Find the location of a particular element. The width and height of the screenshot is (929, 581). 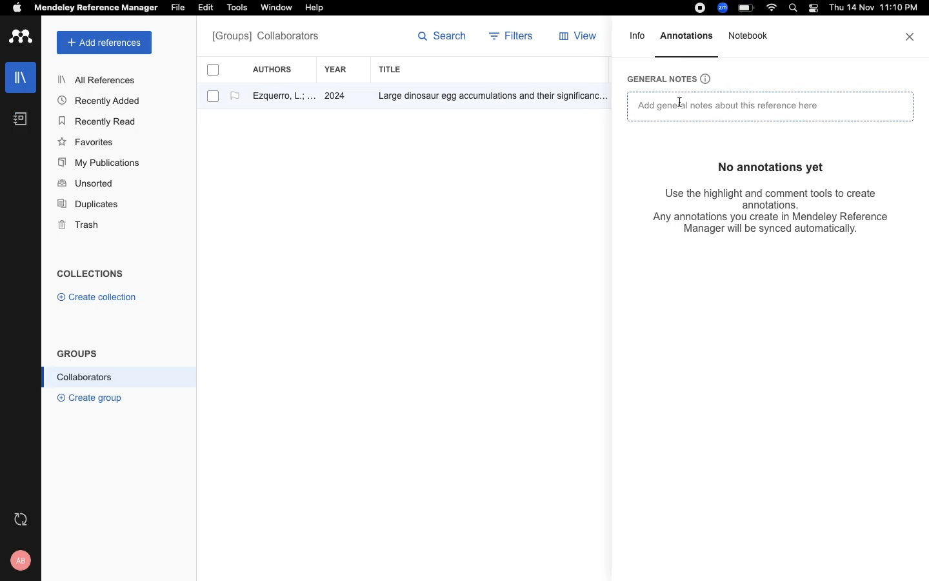

date and time is located at coordinates (871, 9).